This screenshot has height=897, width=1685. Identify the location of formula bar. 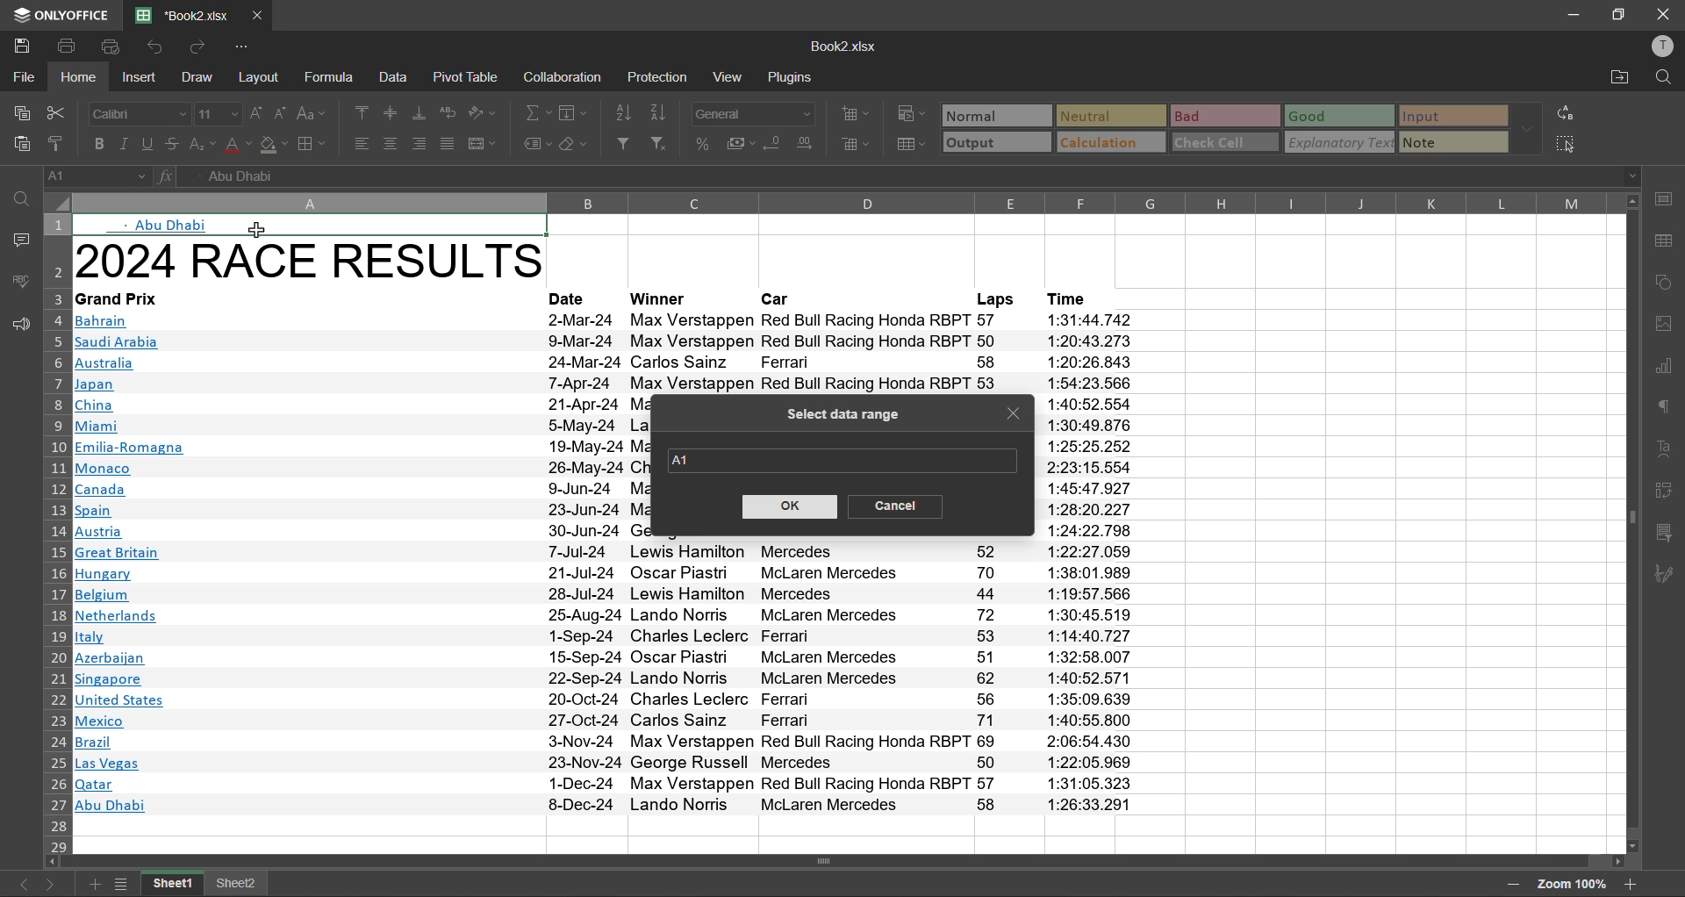
(906, 176).